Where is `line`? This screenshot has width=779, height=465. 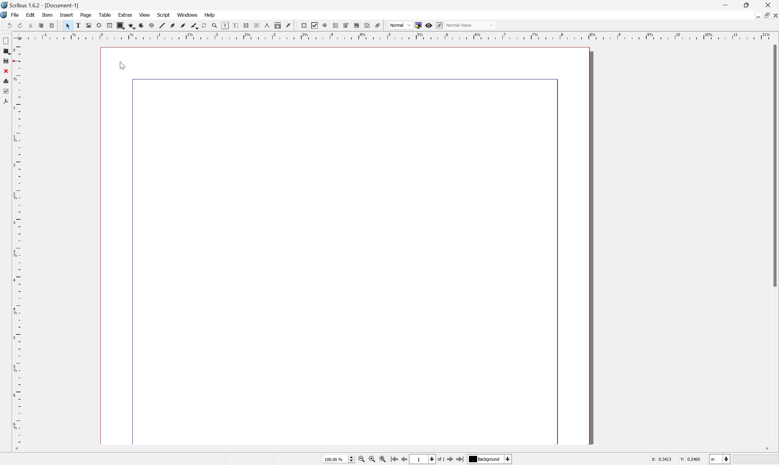
line is located at coordinates (235, 25).